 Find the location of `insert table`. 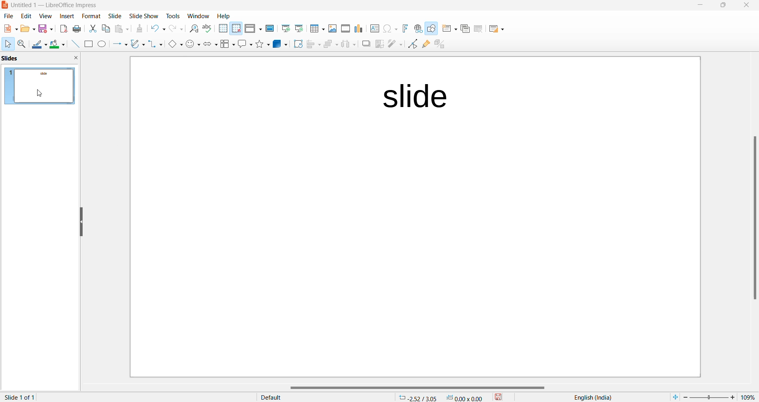

insert table is located at coordinates (317, 28).